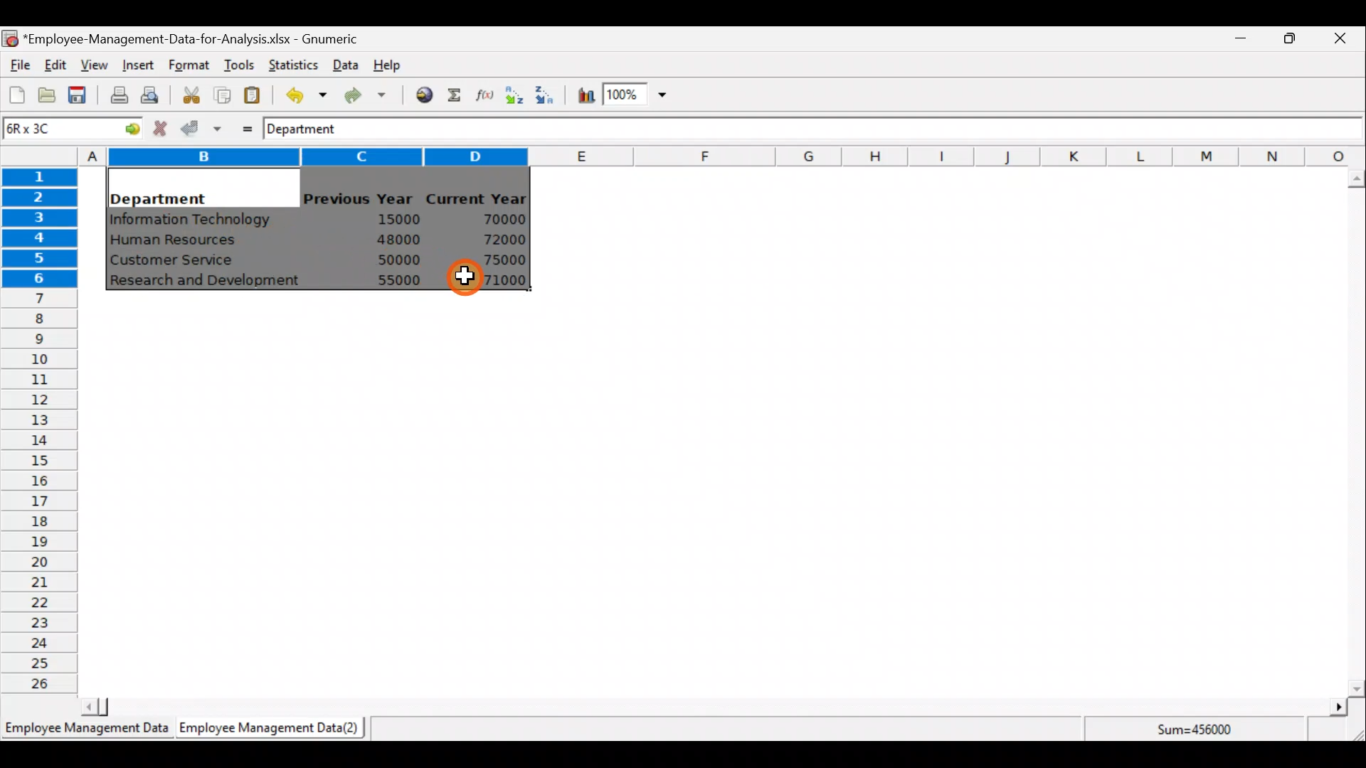  I want to click on 55000, so click(400, 280).